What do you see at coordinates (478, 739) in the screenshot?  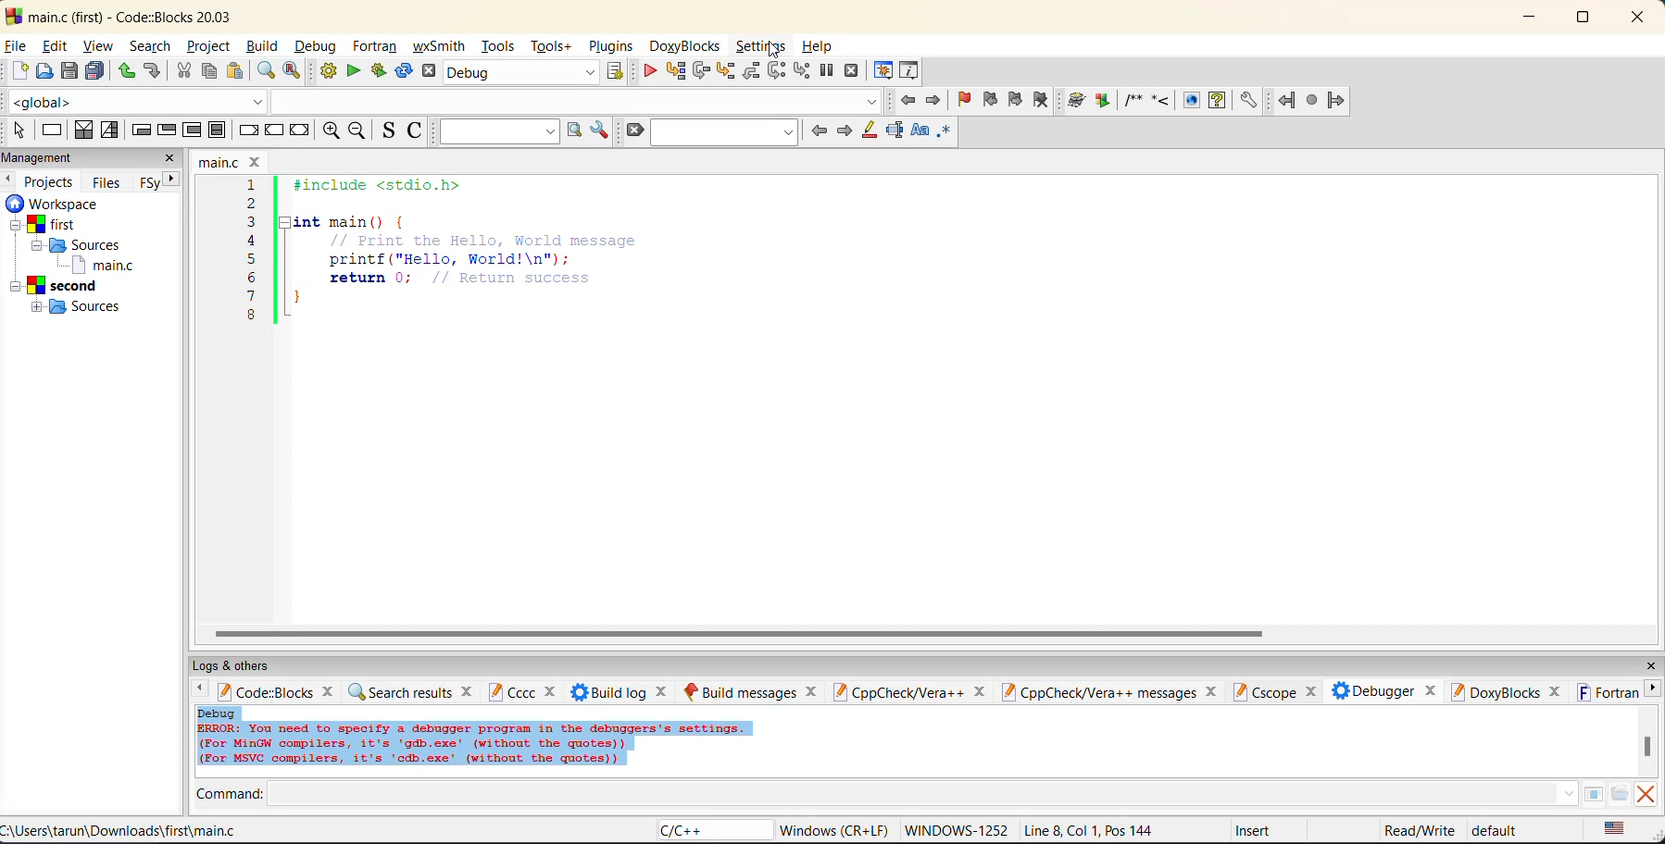 I see `Debug

ERROR: You need to specify a debugger program in the debuggers's settings.
(For MinGW compilers, it's 'gdb.exe’ (without the quotes))

(For MsVC compilers, it's 'cdb.exe' (without the quotes))` at bounding box center [478, 739].